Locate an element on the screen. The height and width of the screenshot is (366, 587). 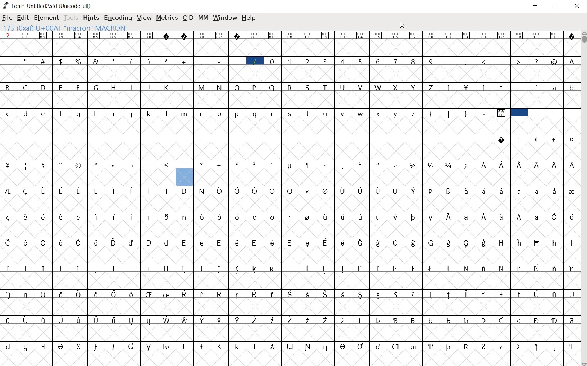
Symbol is located at coordinates (538, 269).